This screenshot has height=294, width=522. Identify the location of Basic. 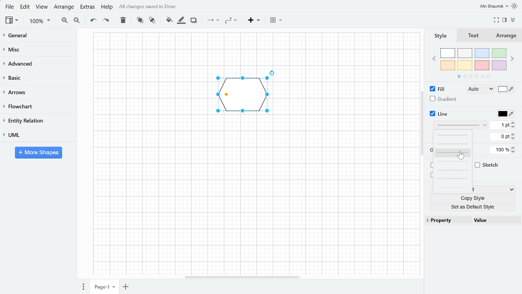
(38, 78).